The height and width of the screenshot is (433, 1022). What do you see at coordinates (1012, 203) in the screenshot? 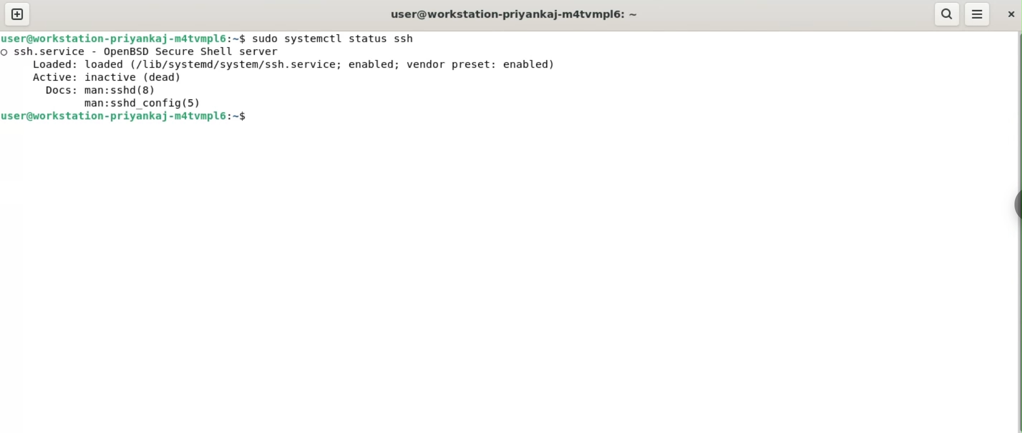
I see `Toggle button` at bounding box center [1012, 203].